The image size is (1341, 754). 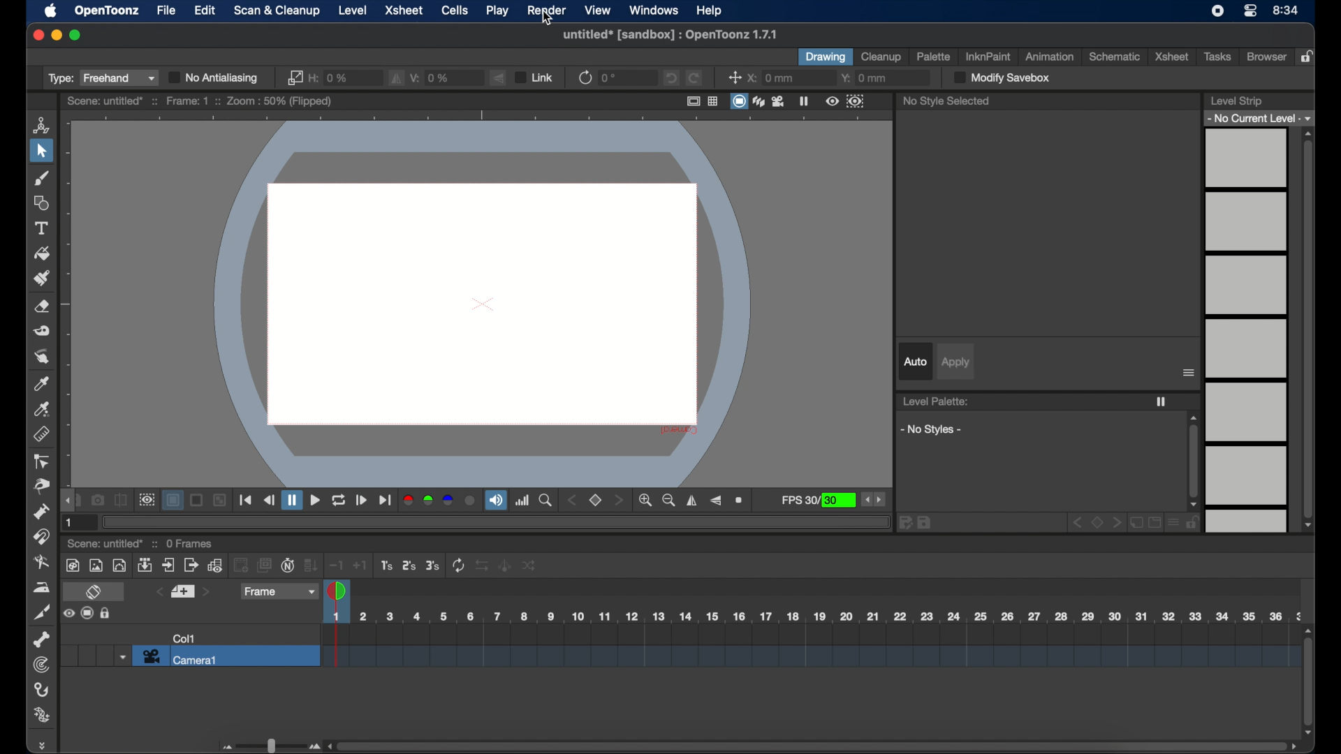 What do you see at coordinates (167, 10) in the screenshot?
I see `file` at bounding box center [167, 10].